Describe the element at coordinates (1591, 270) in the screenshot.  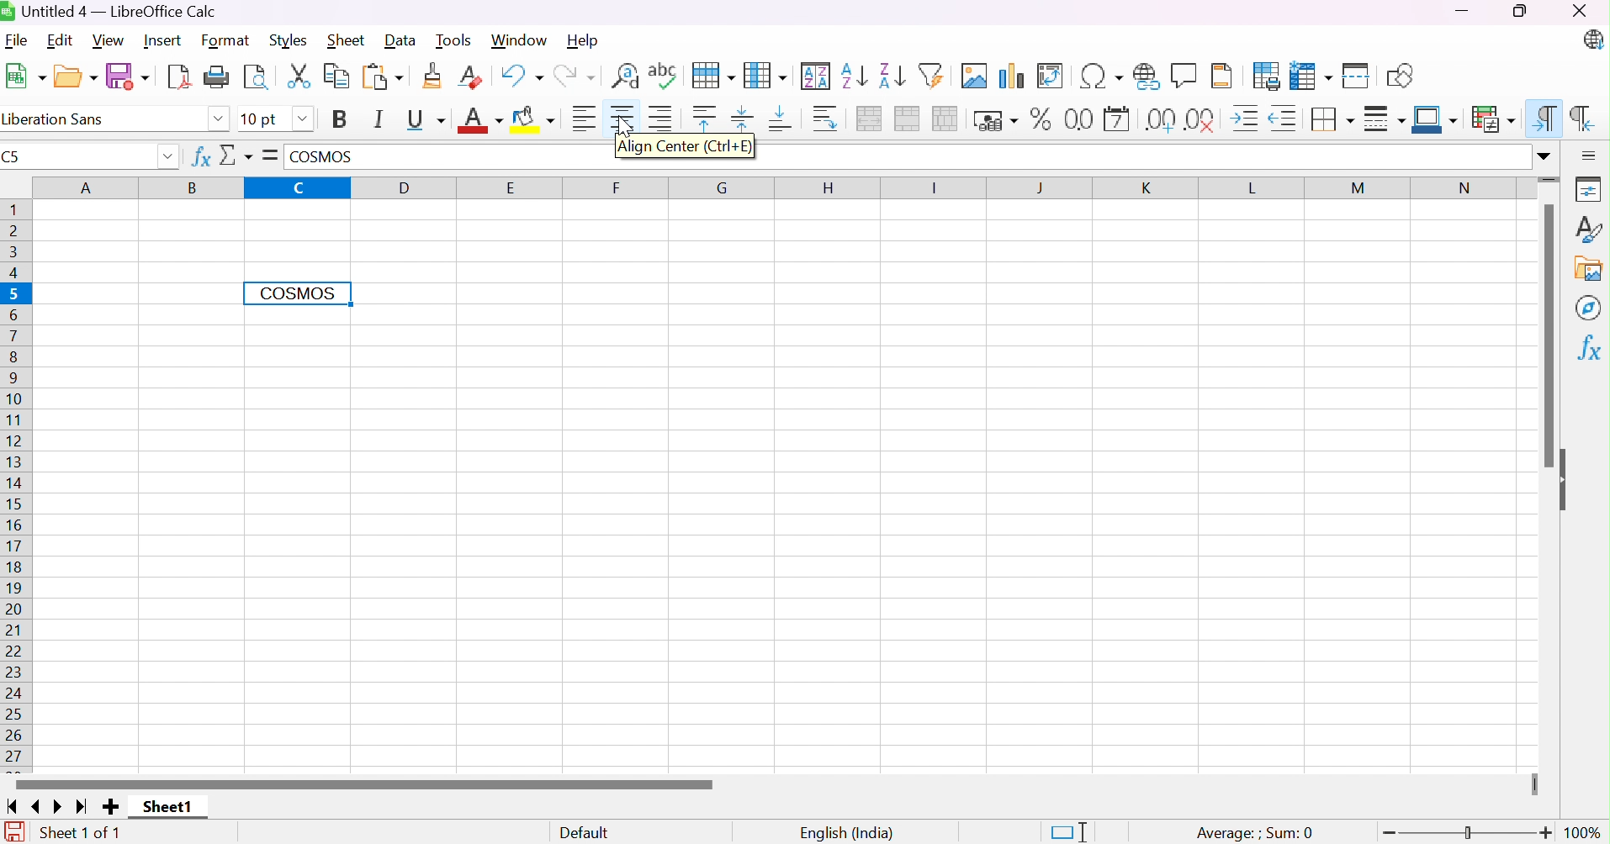
I see `Gallery` at that location.